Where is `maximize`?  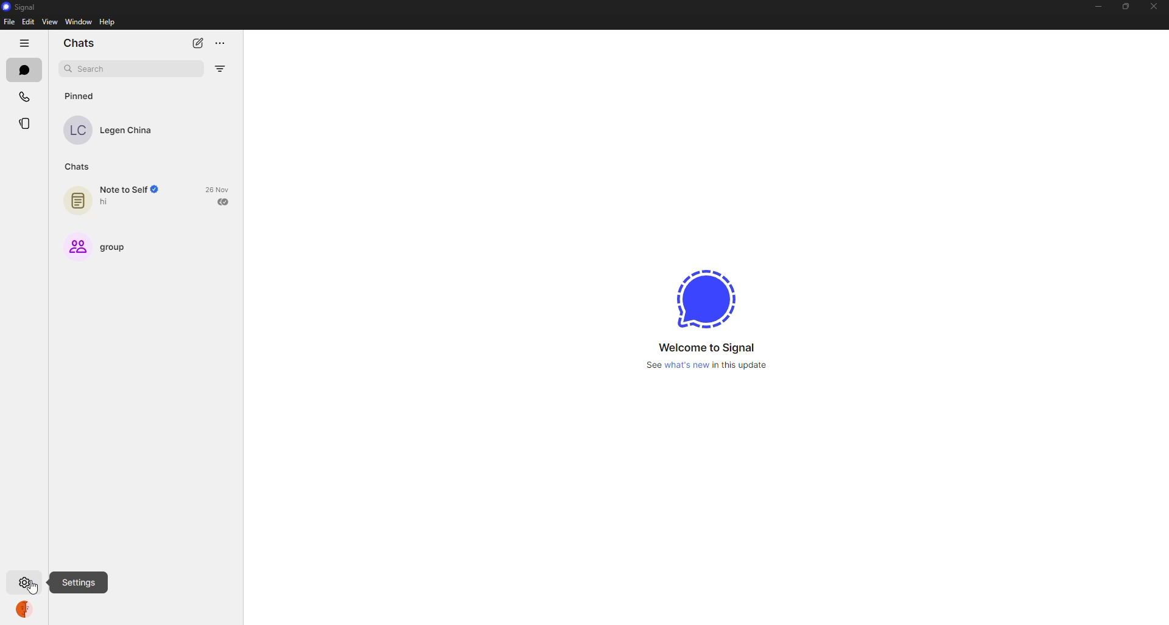
maximize is located at coordinates (1128, 4).